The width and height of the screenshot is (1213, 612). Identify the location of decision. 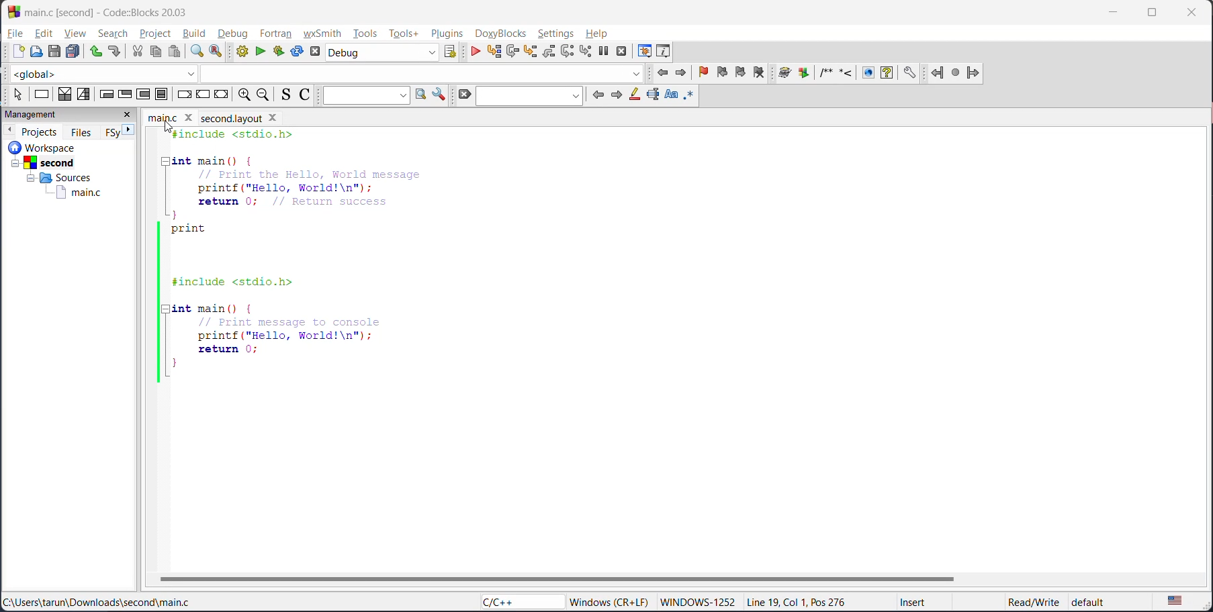
(64, 93).